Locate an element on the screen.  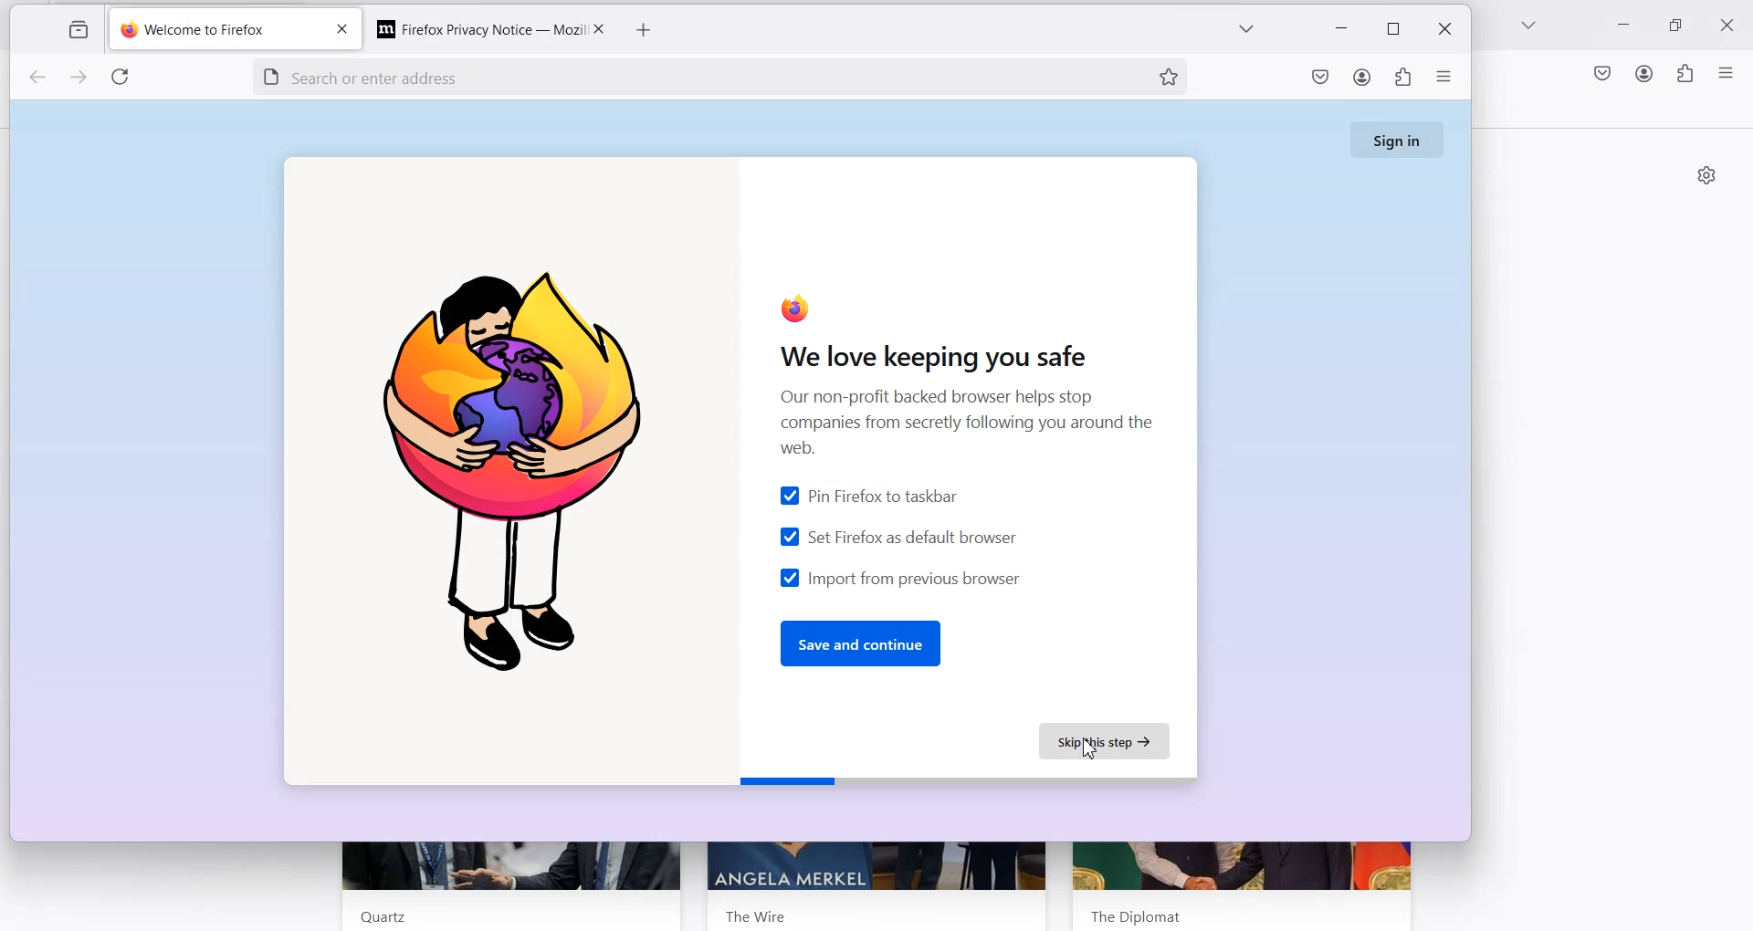
Set Firefox as default browser is located at coordinates (897, 536).